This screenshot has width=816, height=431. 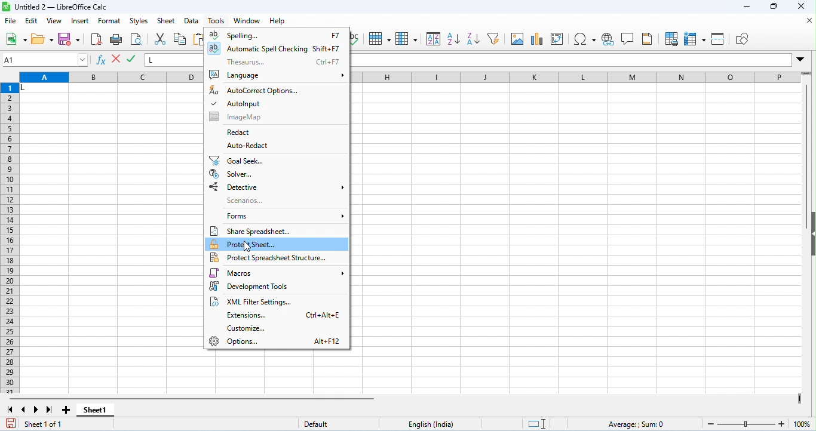 I want to click on insert hyperlink, so click(x=609, y=39).